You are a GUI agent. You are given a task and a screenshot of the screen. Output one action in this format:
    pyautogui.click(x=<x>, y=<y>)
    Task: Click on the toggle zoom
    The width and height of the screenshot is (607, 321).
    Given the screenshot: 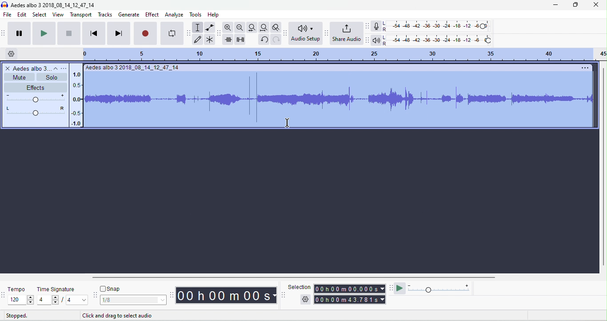 What is the action you would take?
    pyautogui.click(x=276, y=28)
    